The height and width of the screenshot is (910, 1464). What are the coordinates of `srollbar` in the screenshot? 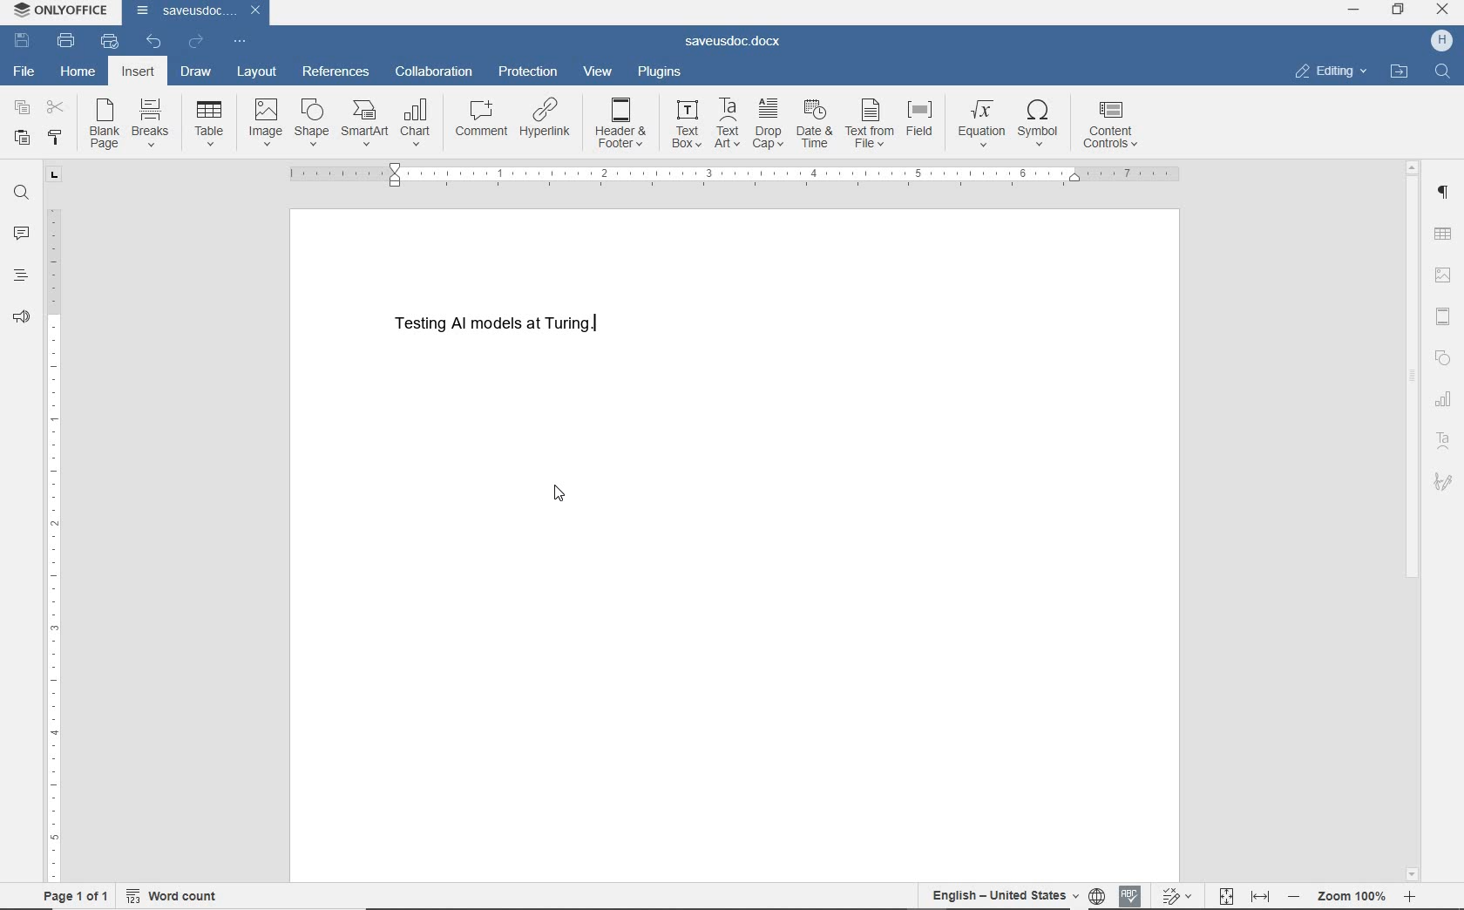 It's located at (1413, 380).